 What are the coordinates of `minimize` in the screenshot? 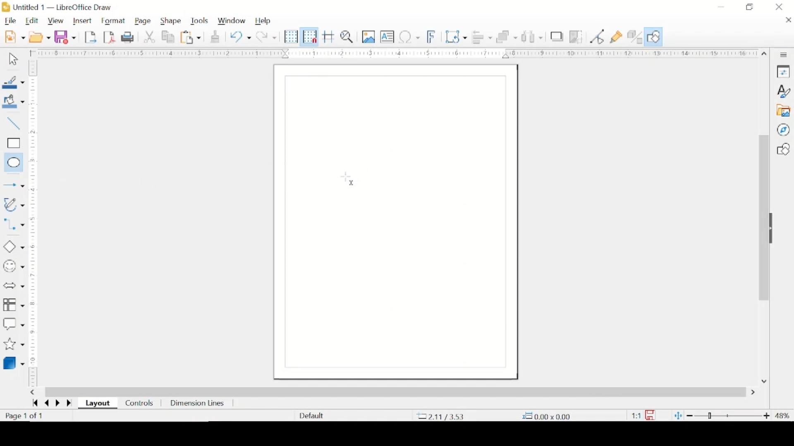 It's located at (722, 6).